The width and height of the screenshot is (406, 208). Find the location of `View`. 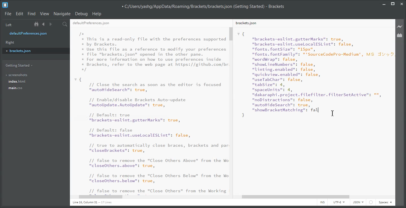

View is located at coordinates (45, 14).